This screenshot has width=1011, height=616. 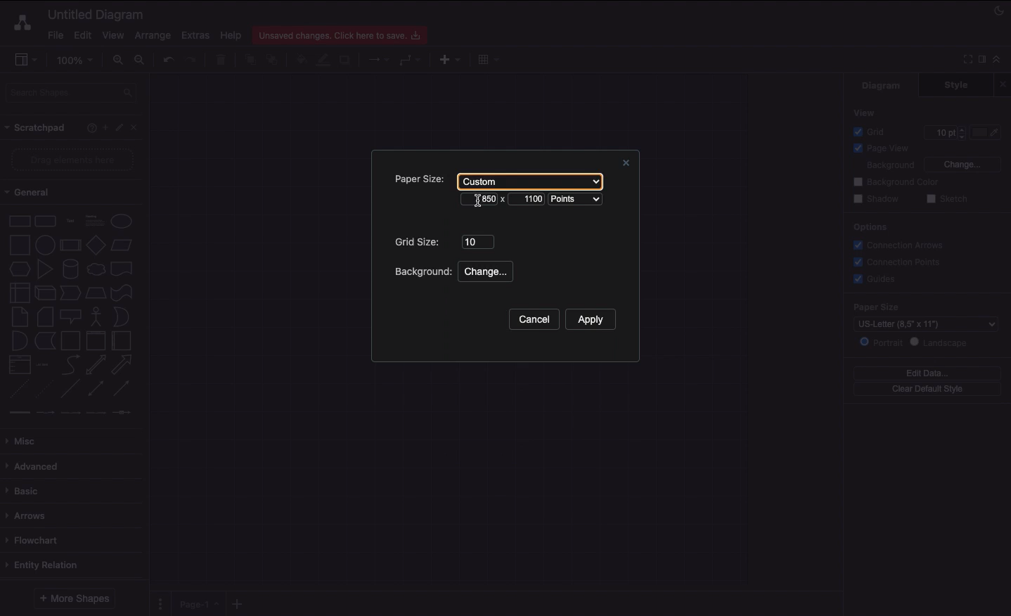 What do you see at coordinates (223, 60) in the screenshot?
I see `Trash` at bounding box center [223, 60].